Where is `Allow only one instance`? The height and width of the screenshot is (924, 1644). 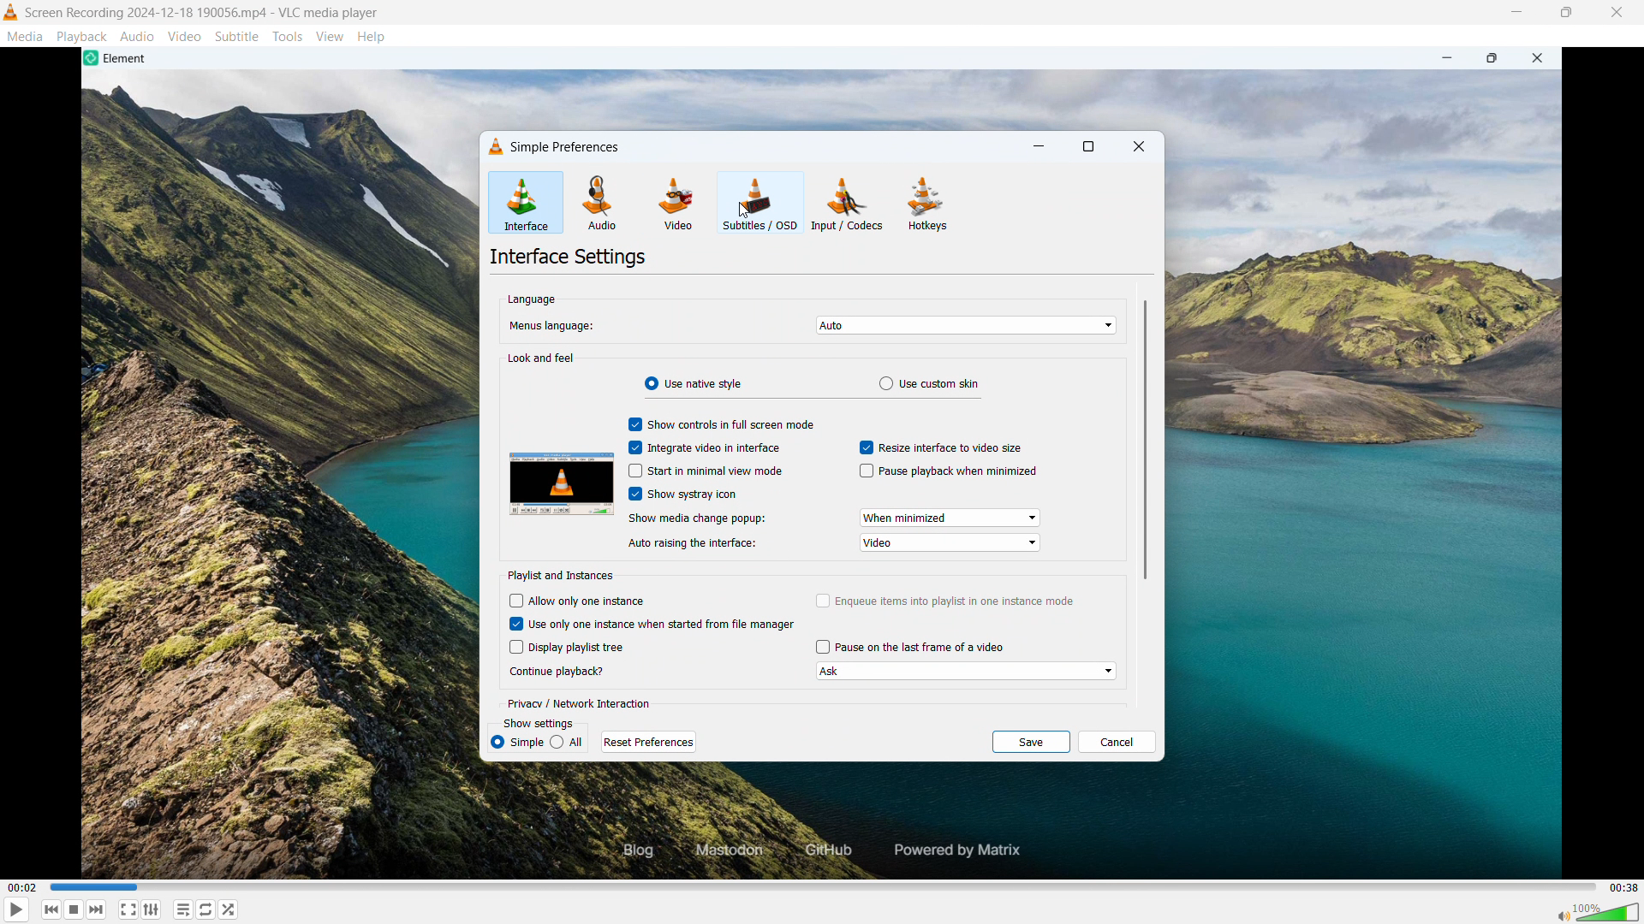
Allow only one instance is located at coordinates (605, 599).